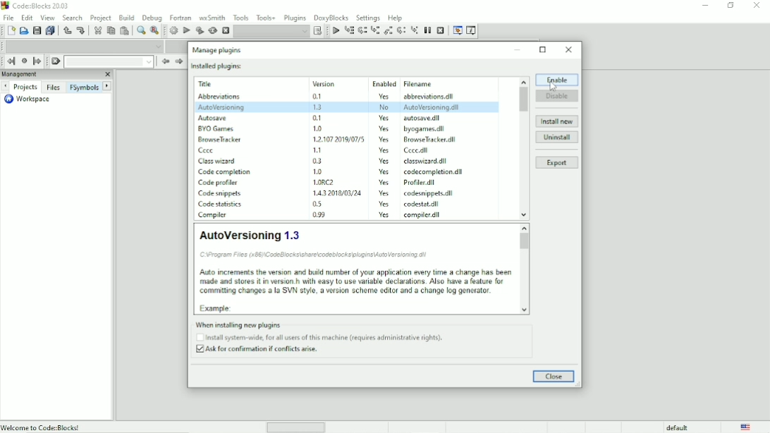  I want to click on Abort, so click(225, 30).